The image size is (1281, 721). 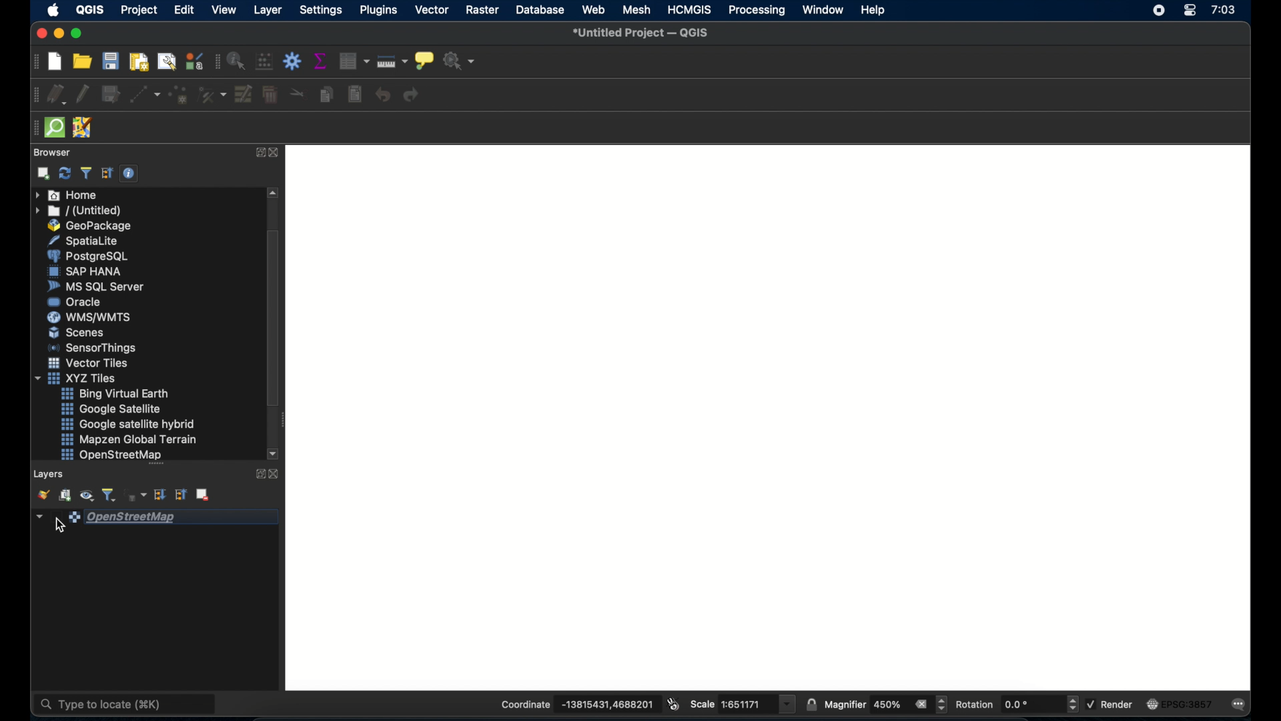 I want to click on mapzen global terrain, so click(x=130, y=439).